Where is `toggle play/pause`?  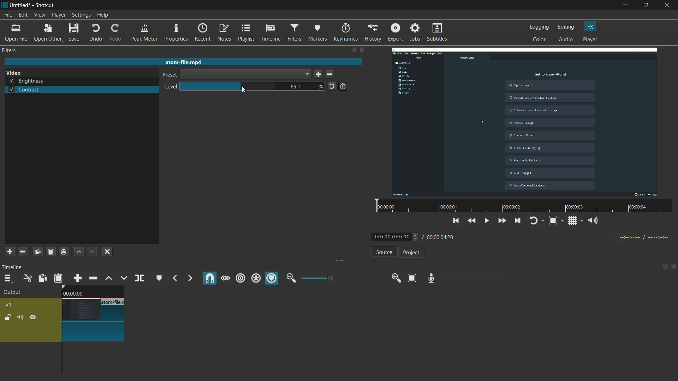
toggle play/pause is located at coordinates (488, 221).